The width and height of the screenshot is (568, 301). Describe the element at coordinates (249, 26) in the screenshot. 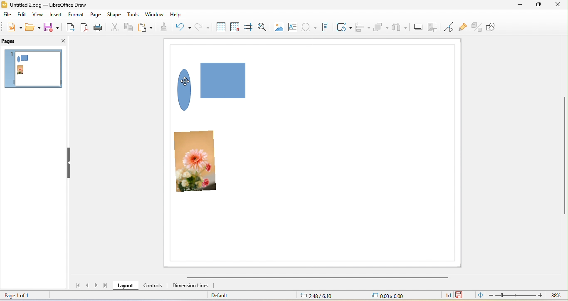

I see `helpline while moving` at that location.